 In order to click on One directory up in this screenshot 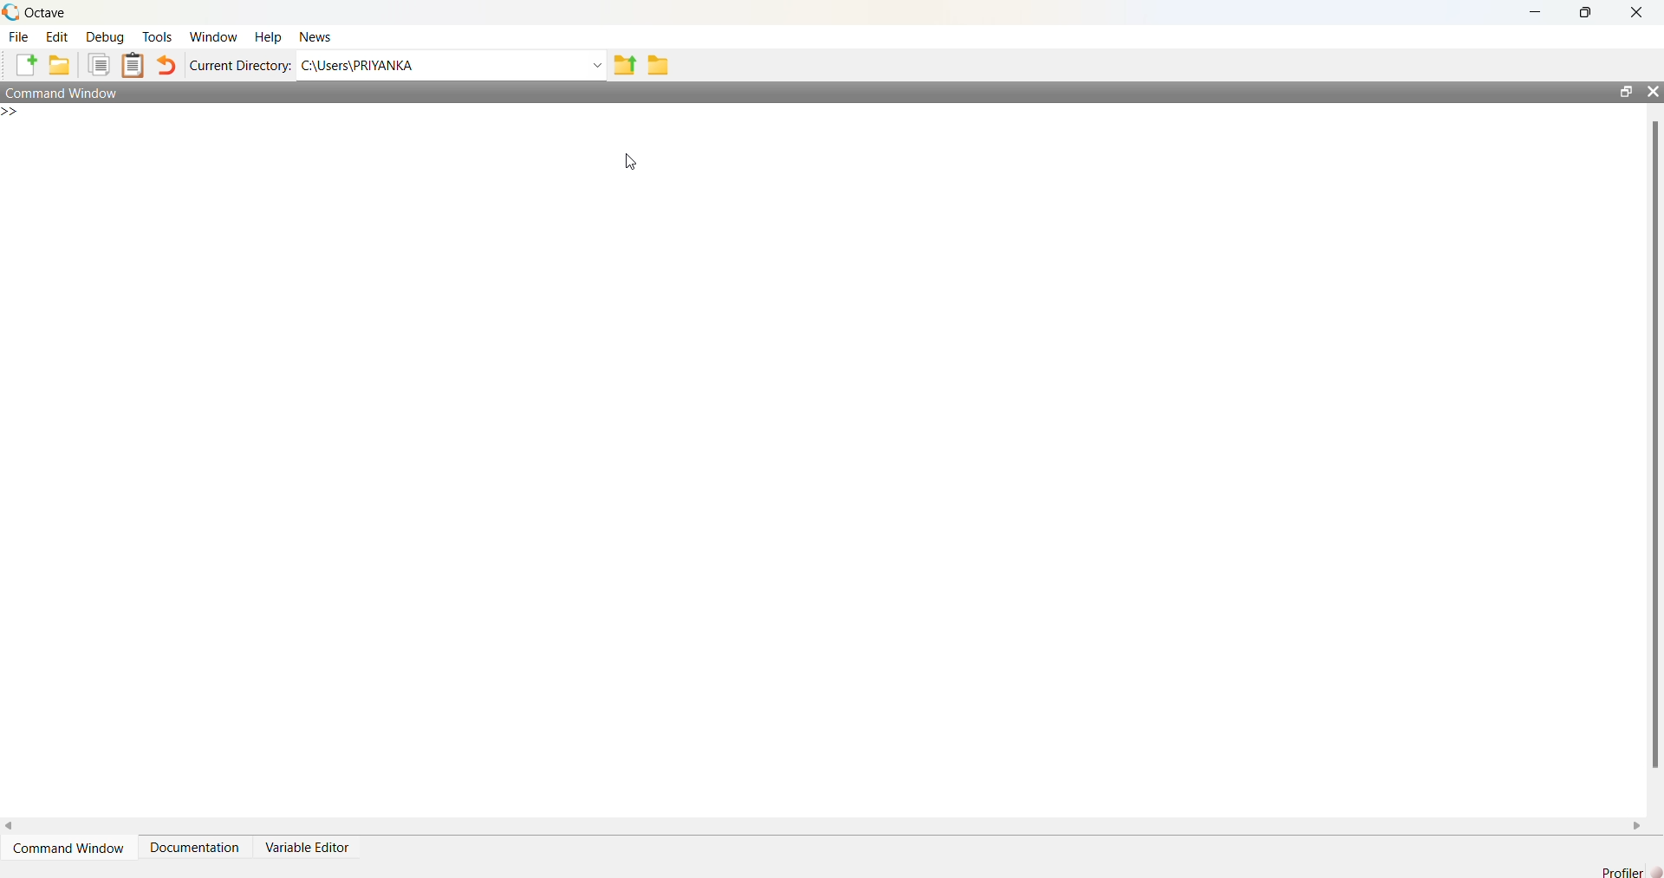, I will do `click(624, 65)`.